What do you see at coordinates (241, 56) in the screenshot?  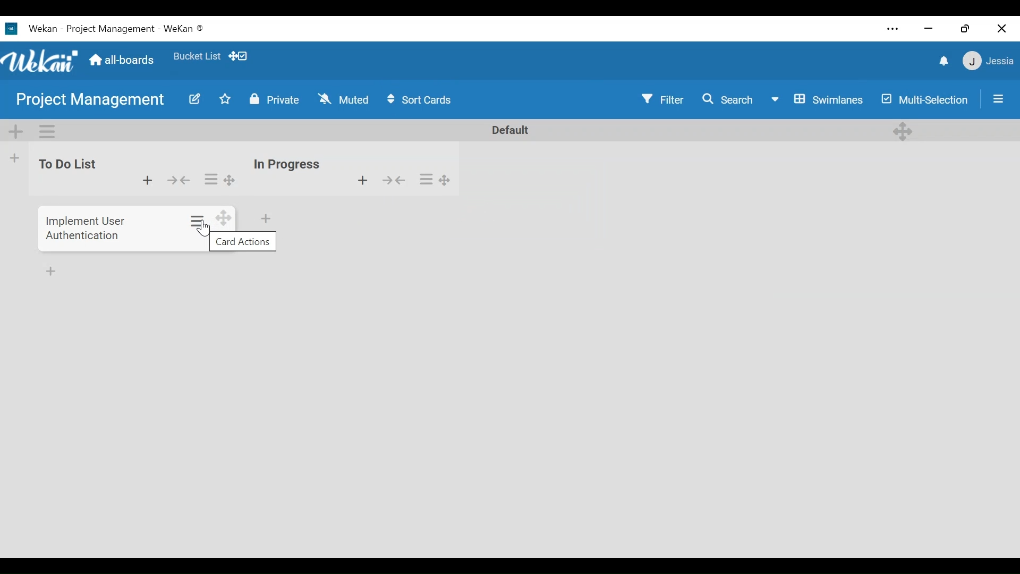 I see `Show Desktop drag handles` at bounding box center [241, 56].